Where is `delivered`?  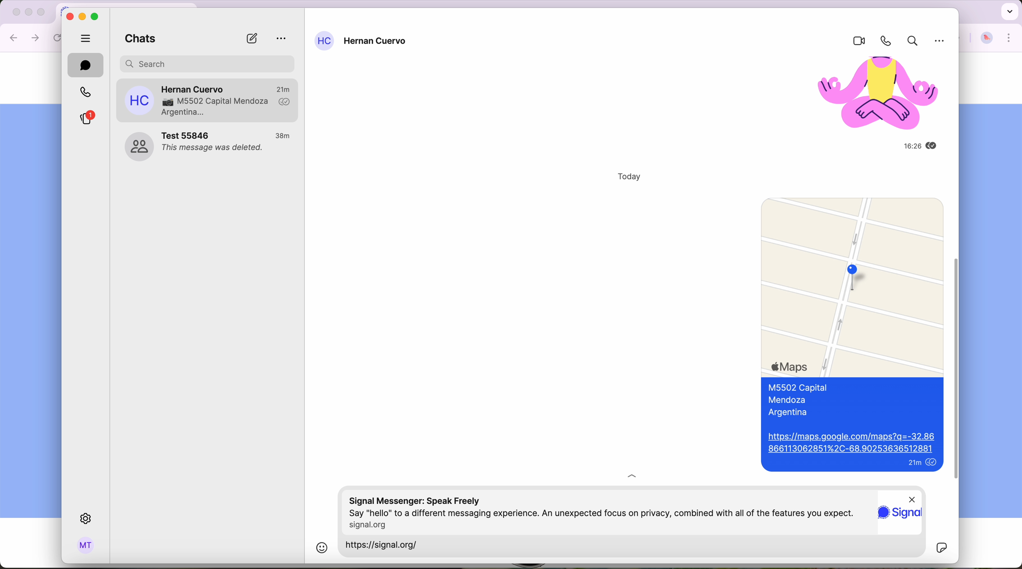 delivered is located at coordinates (285, 102).